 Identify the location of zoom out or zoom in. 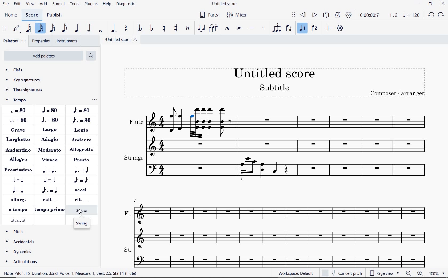
(414, 273).